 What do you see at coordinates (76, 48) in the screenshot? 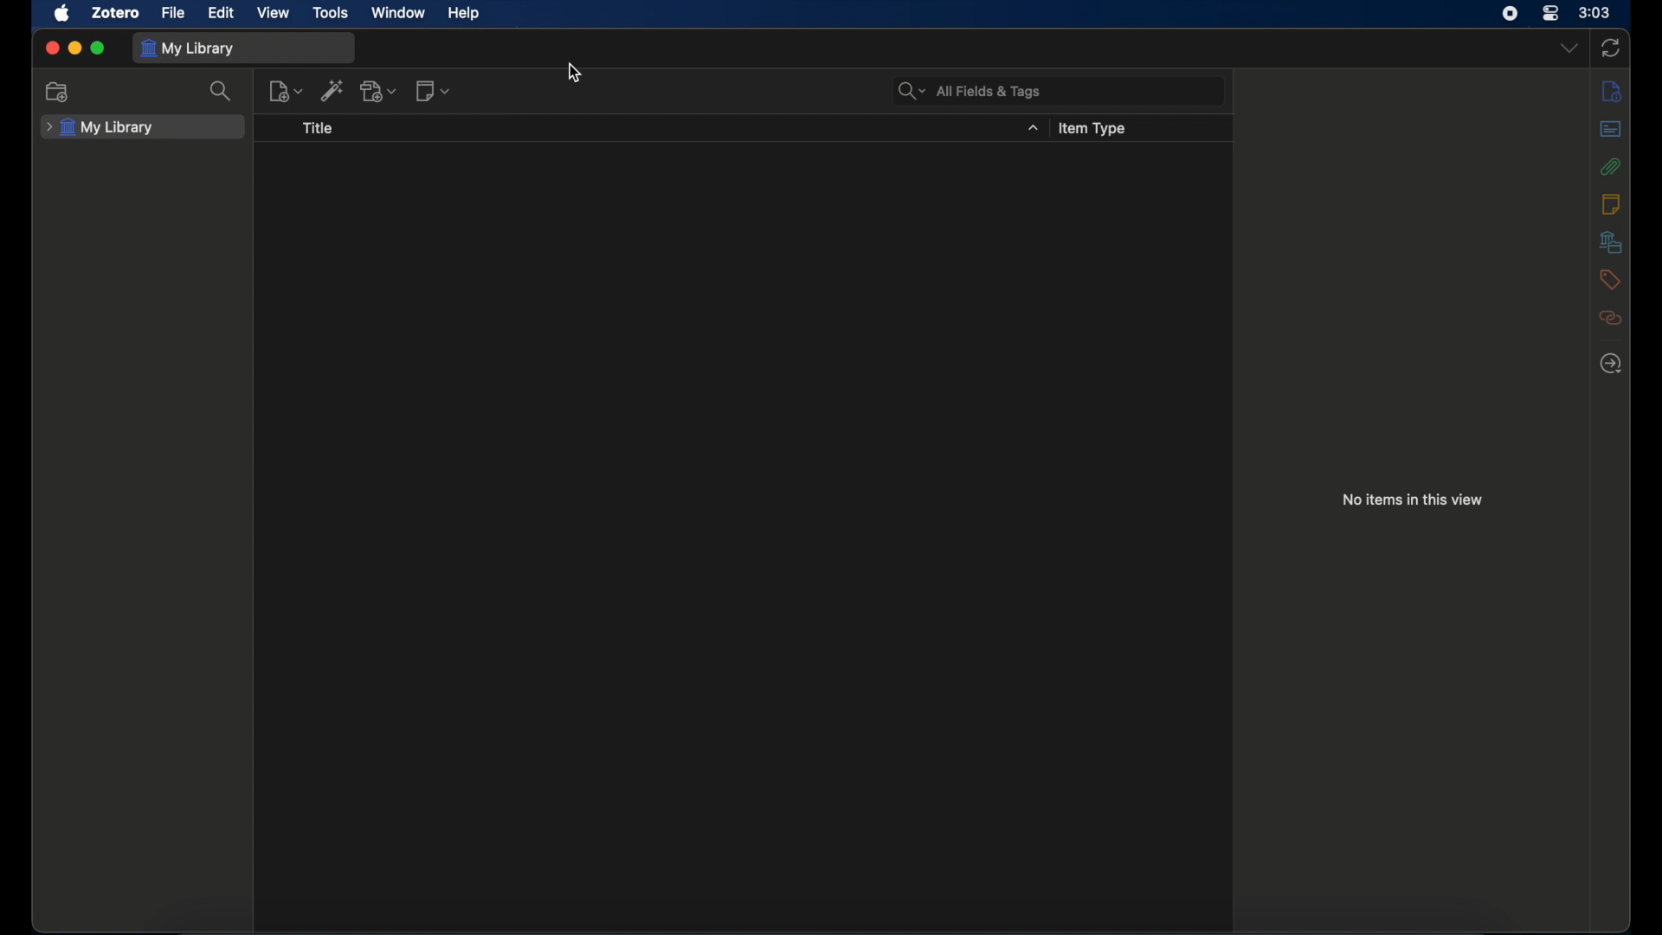
I see `minimize` at bounding box center [76, 48].